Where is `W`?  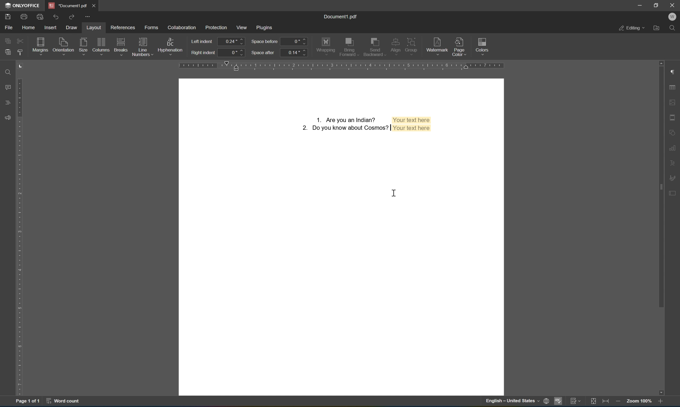 W is located at coordinates (673, 16).